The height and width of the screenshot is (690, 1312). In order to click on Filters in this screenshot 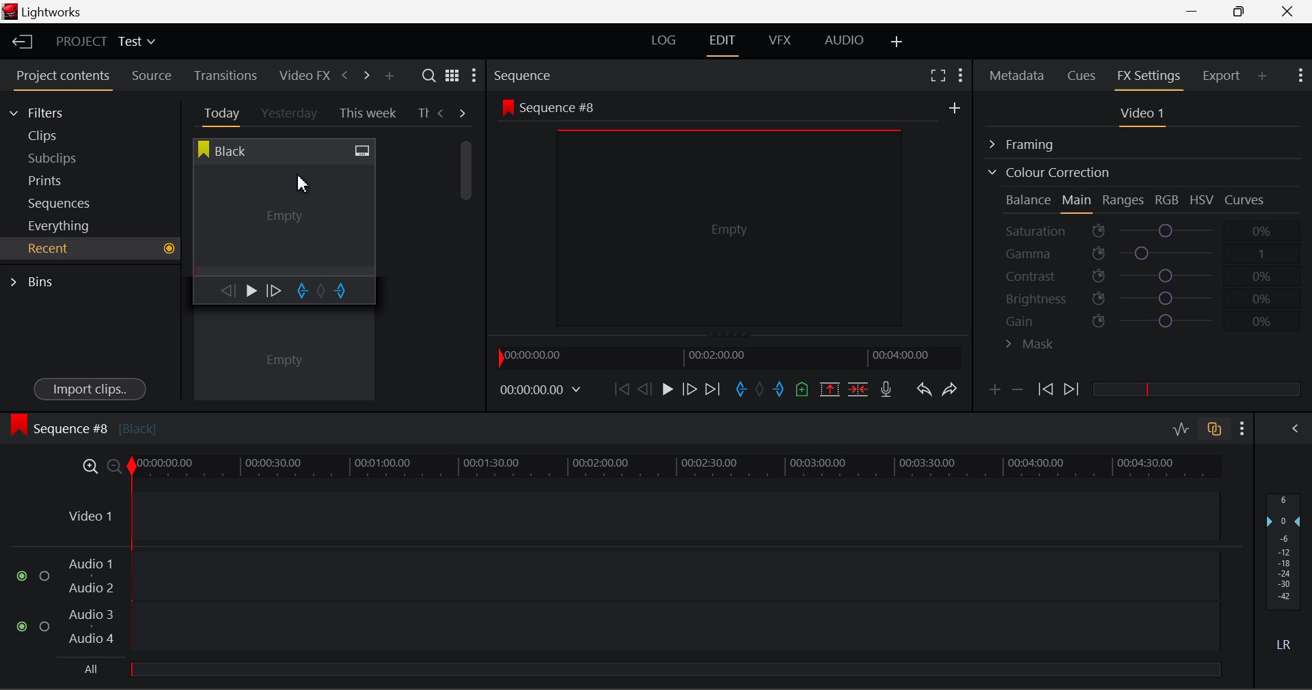, I will do `click(49, 111)`.